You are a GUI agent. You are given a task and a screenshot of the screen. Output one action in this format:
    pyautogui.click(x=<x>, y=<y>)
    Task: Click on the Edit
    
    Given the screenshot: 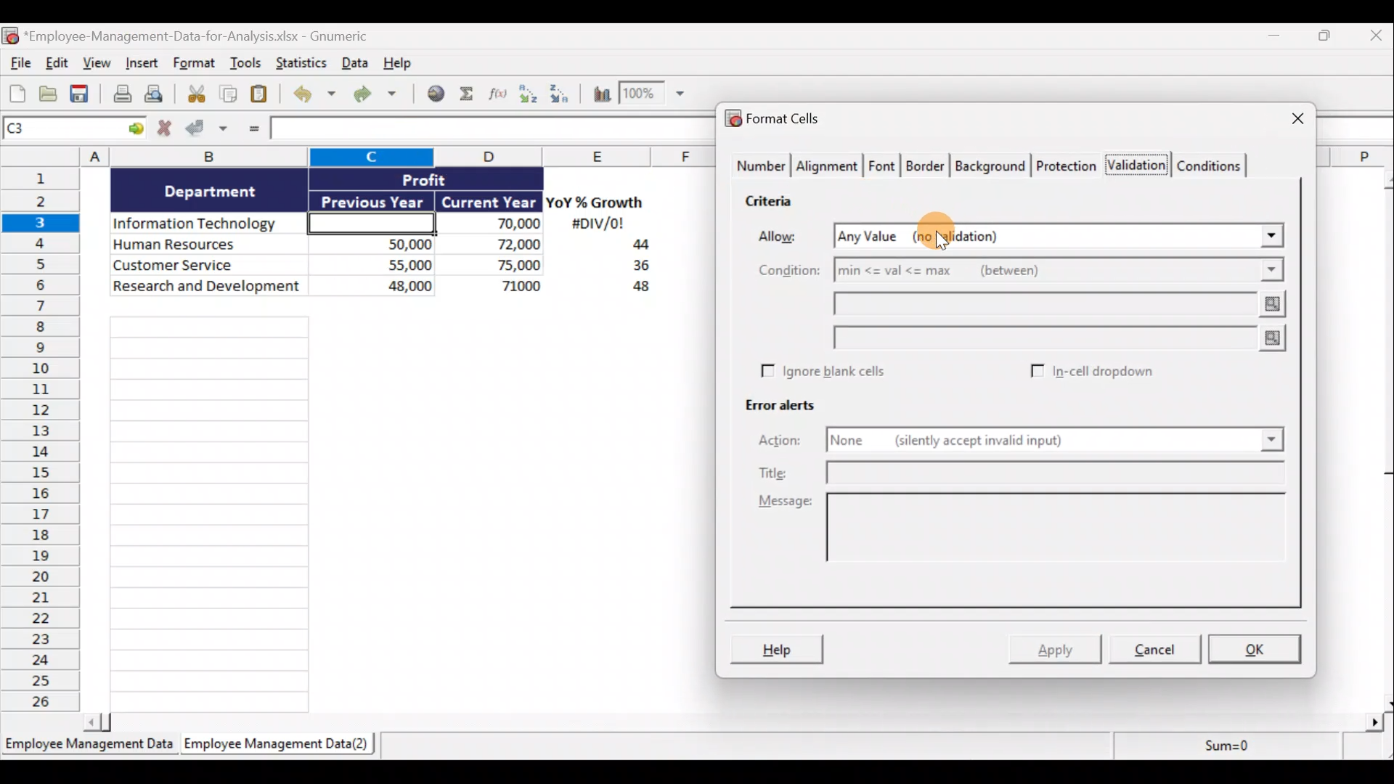 What is the action you would take?
    pyautogui.click(x=56, y=64)
    